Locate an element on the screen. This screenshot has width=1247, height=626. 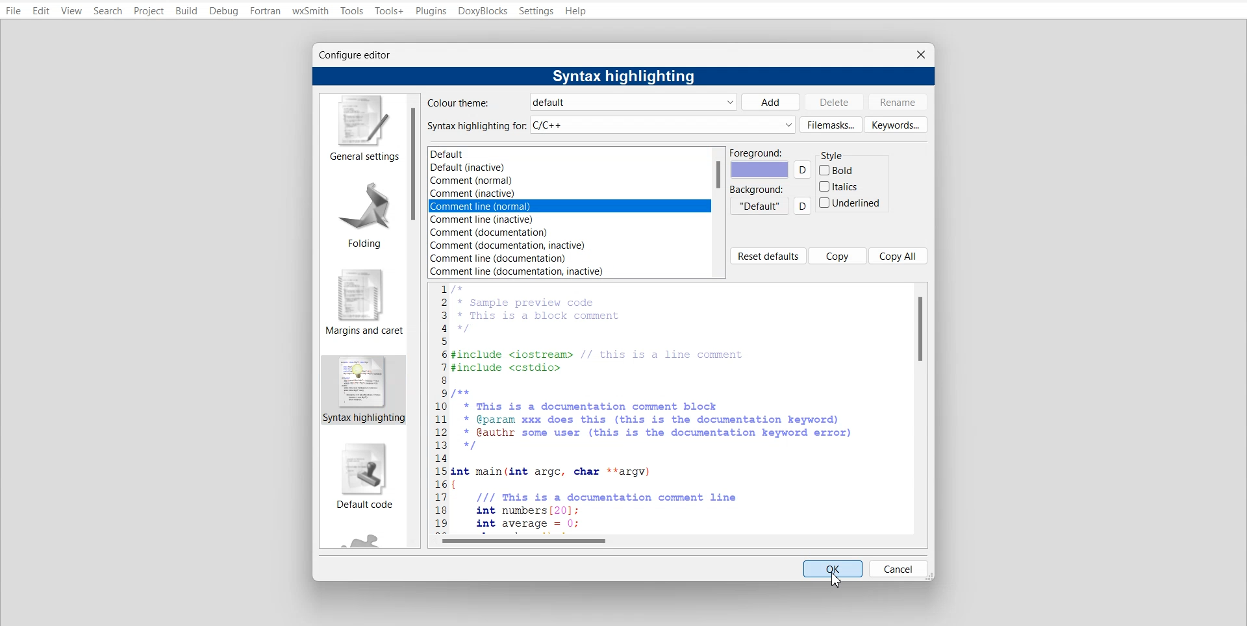
Tools+ is located at coordinates (390, 10).